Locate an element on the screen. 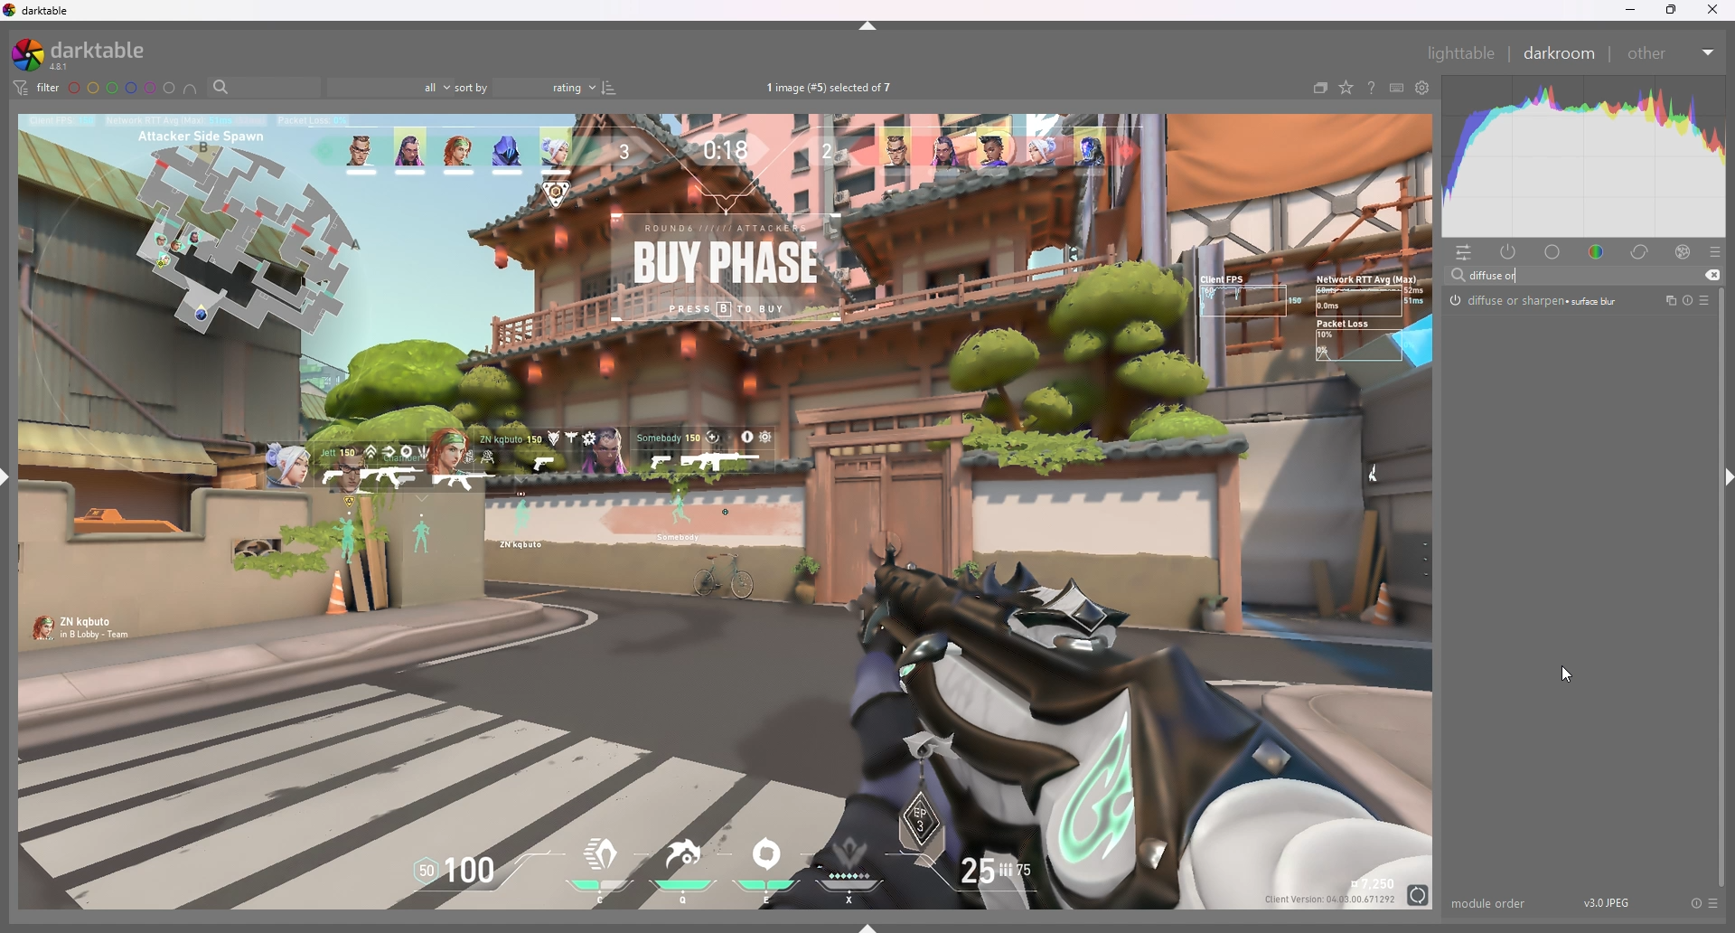 This screenshot has height=933, width=1735. cursor is located at coordinates (1565, 671).